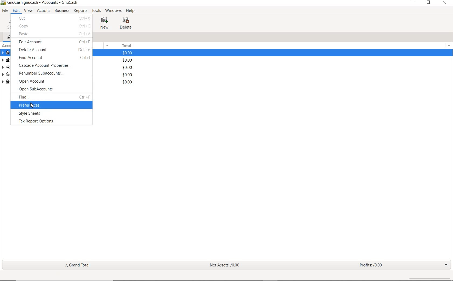  Describe the element at coordinates (112, 10) in the screenshot. I see `WINDOWS` at that location.